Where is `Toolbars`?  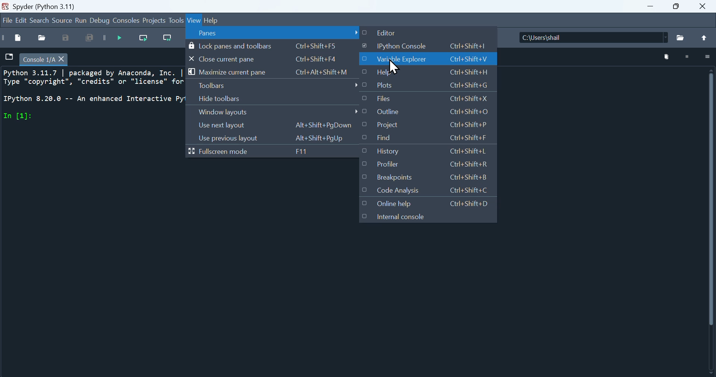 Toolbars is located at coordinates (220, 87).